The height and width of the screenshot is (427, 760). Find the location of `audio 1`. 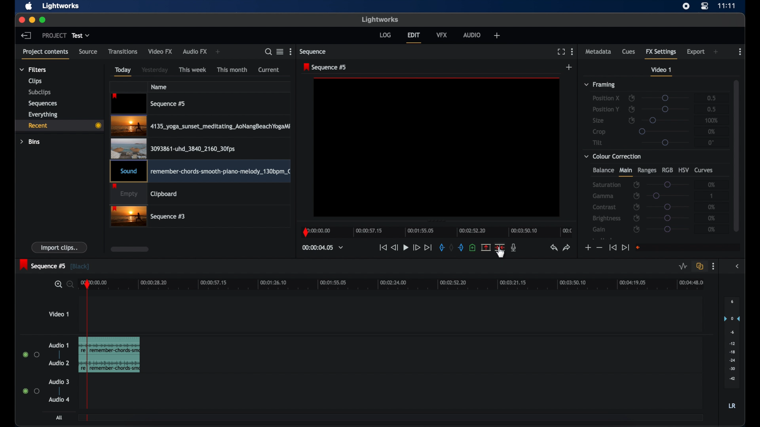

audio 1 is located at coordinates (59, 345).